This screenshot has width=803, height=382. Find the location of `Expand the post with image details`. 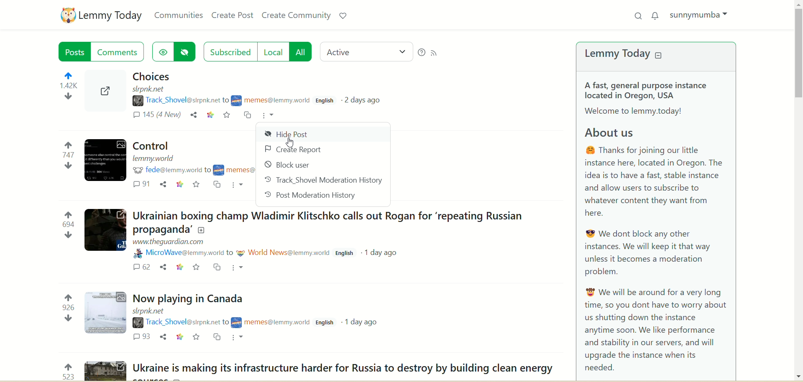

Expand the post with image details is located at coordinates (105, 161).